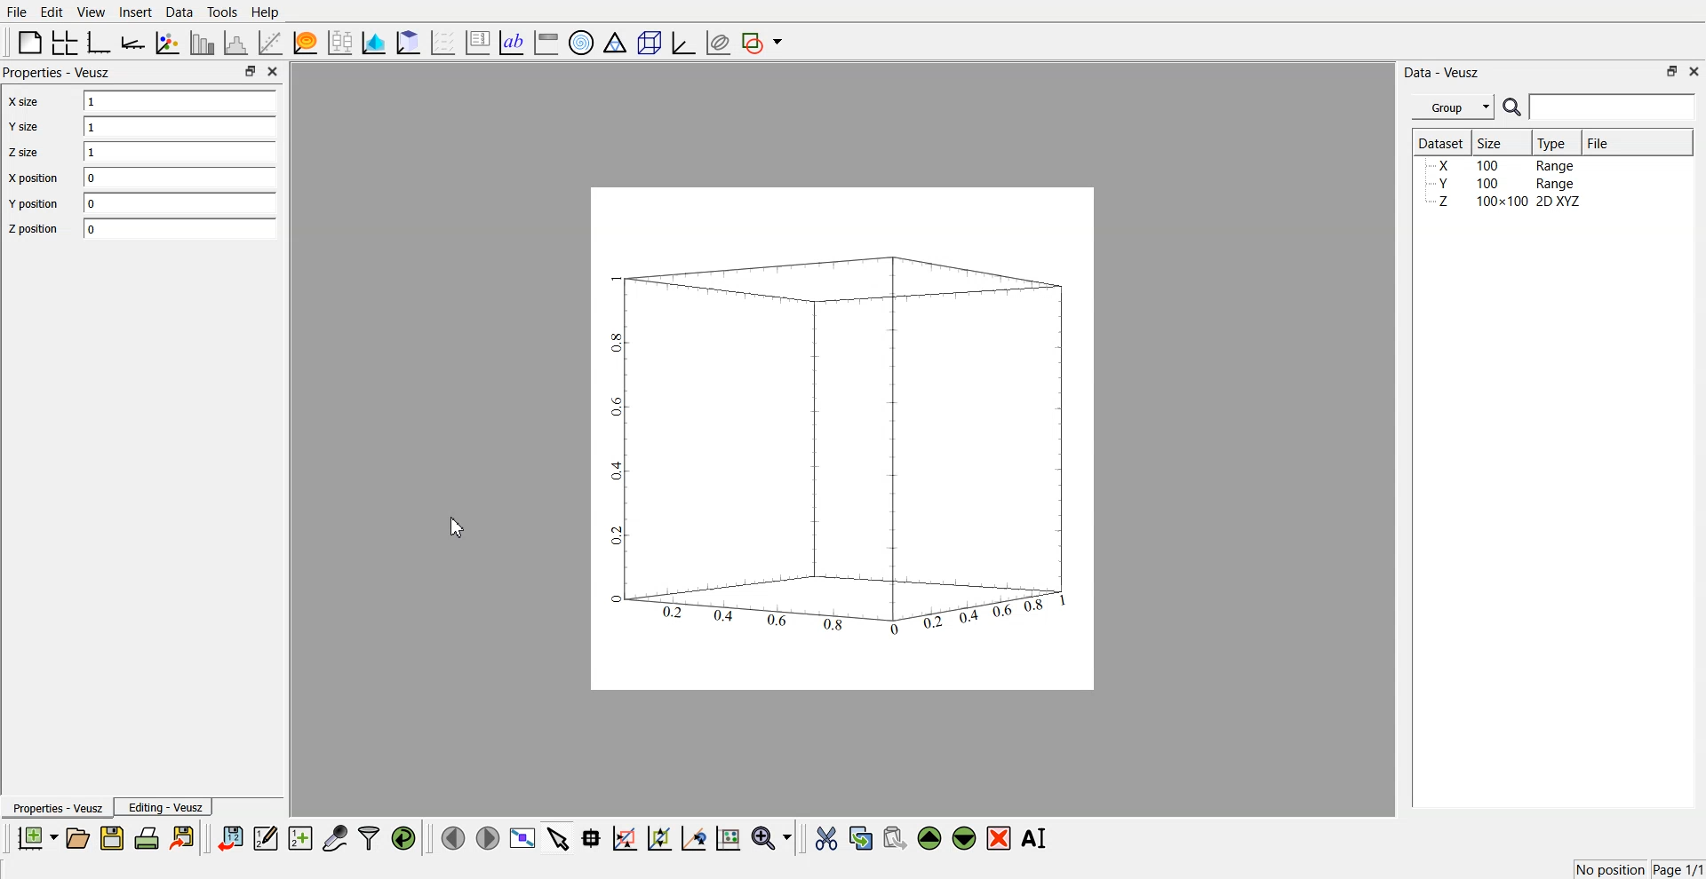  I want to click on Move down the selected widget, so click(965, 838).